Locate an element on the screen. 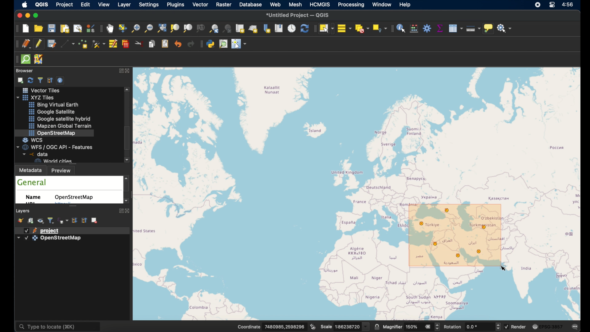  expand is located at coordinates (120, 211).